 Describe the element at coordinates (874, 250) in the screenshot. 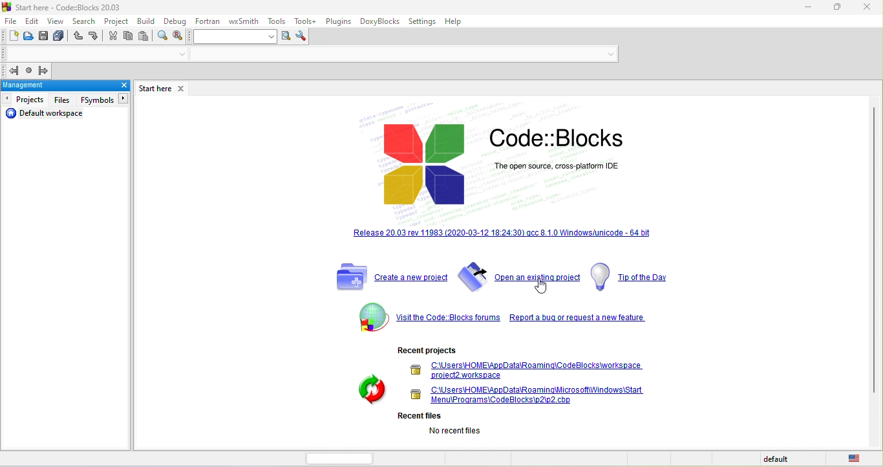

I see `vertical scroll bar` at that location.